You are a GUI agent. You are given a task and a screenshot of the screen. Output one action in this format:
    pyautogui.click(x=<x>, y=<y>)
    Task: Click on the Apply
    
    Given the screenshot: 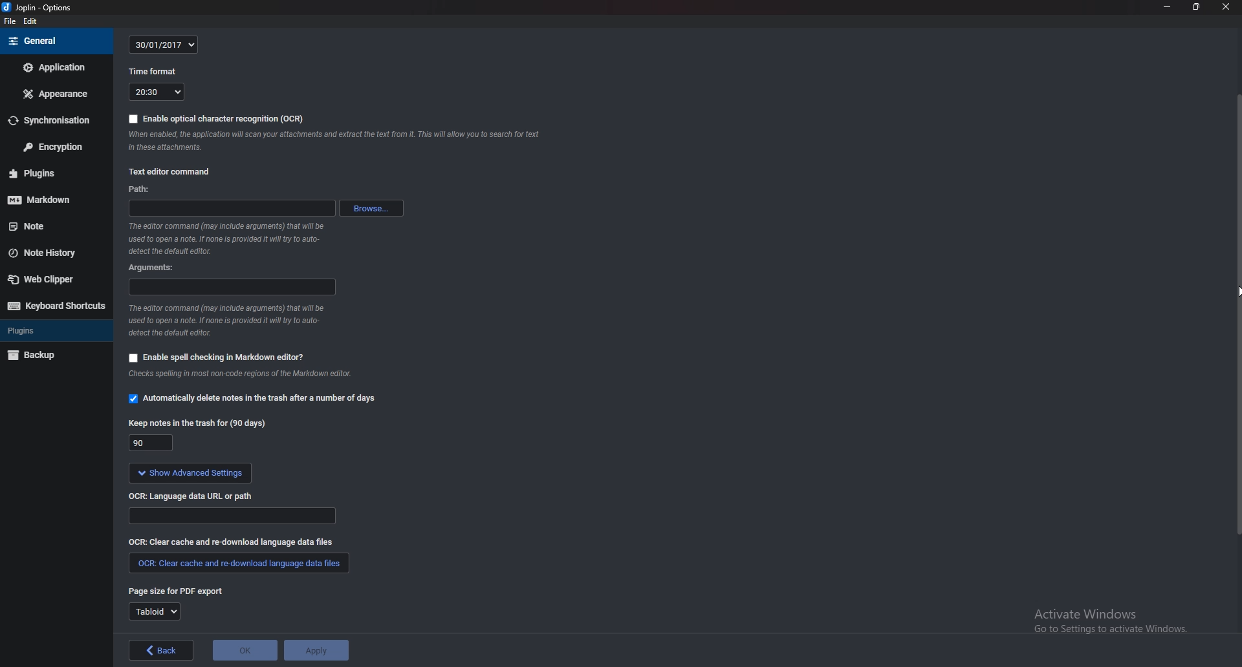 What is the action you would take?
    pyautogui.click(x=317, y=650)
    